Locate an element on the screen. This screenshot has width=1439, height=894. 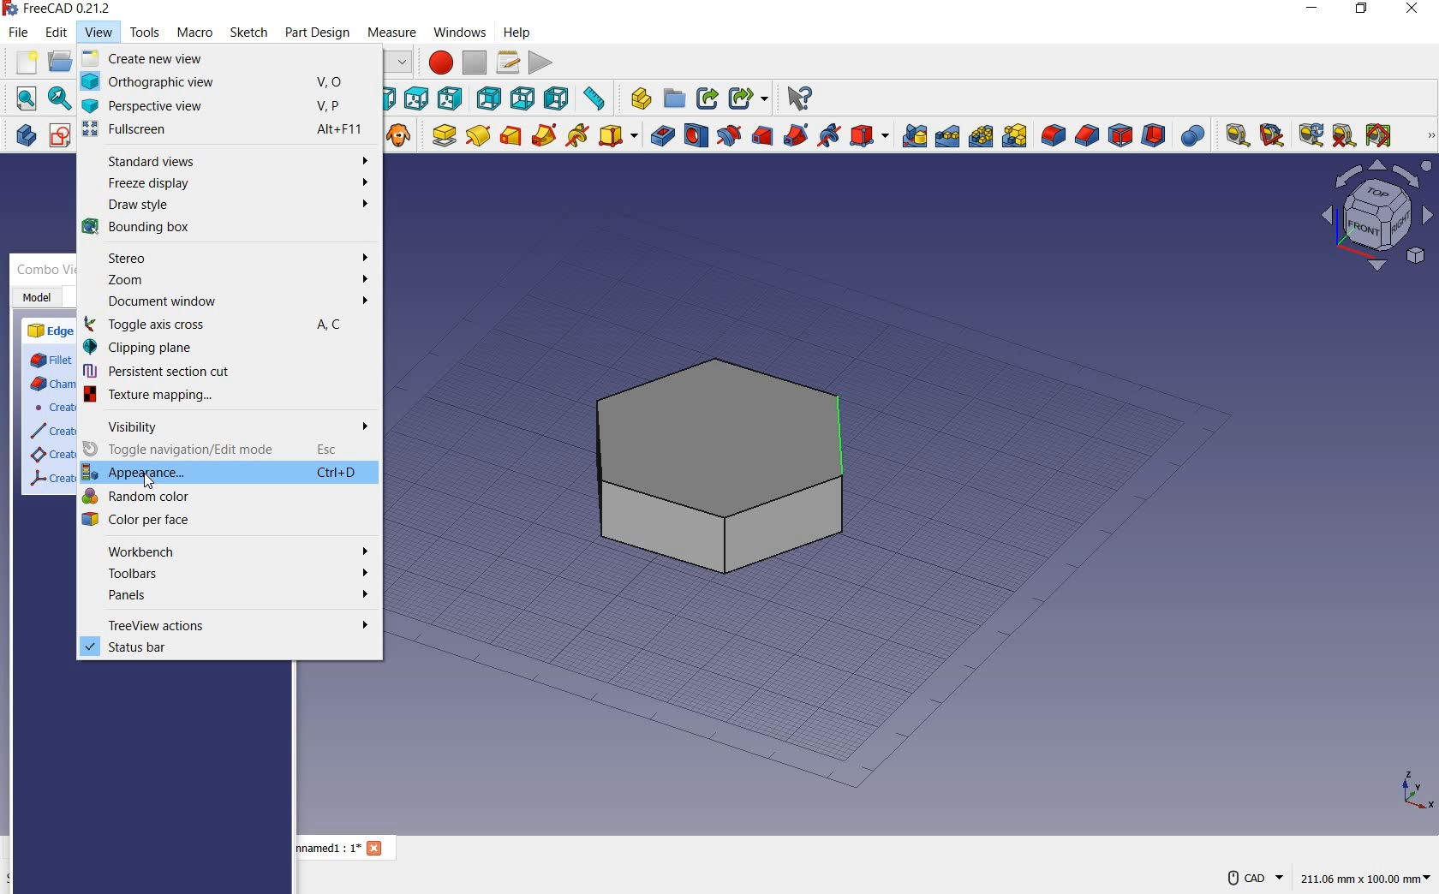
help is located at coordinates (526, 33).